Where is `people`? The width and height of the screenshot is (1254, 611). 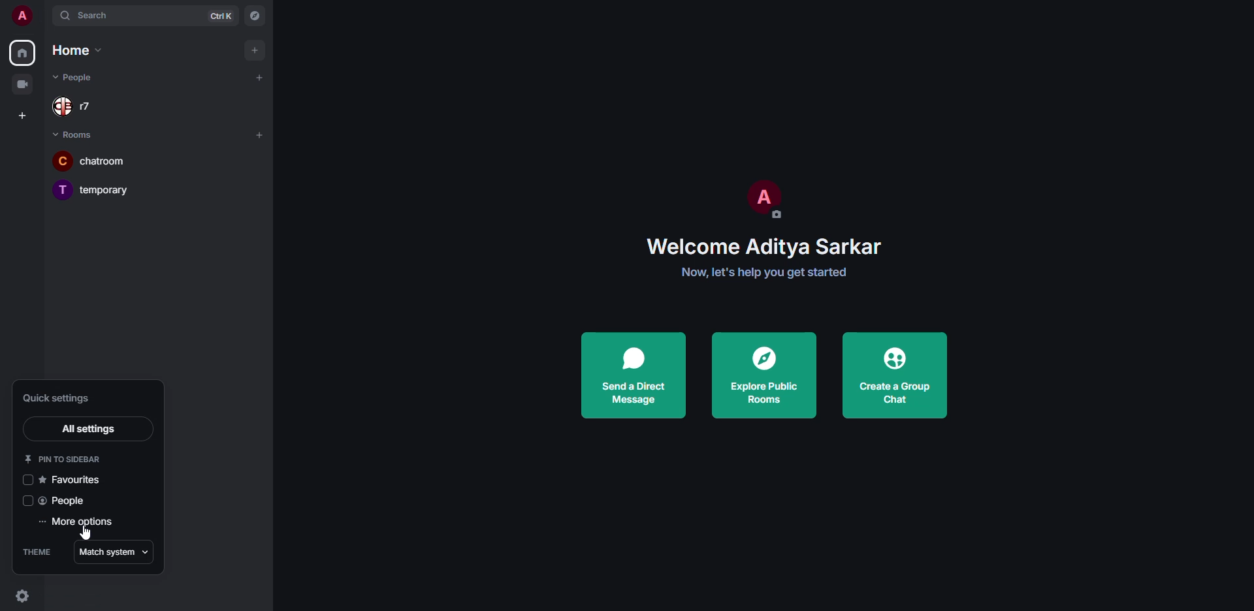
people is located at coordinates (65, 501).